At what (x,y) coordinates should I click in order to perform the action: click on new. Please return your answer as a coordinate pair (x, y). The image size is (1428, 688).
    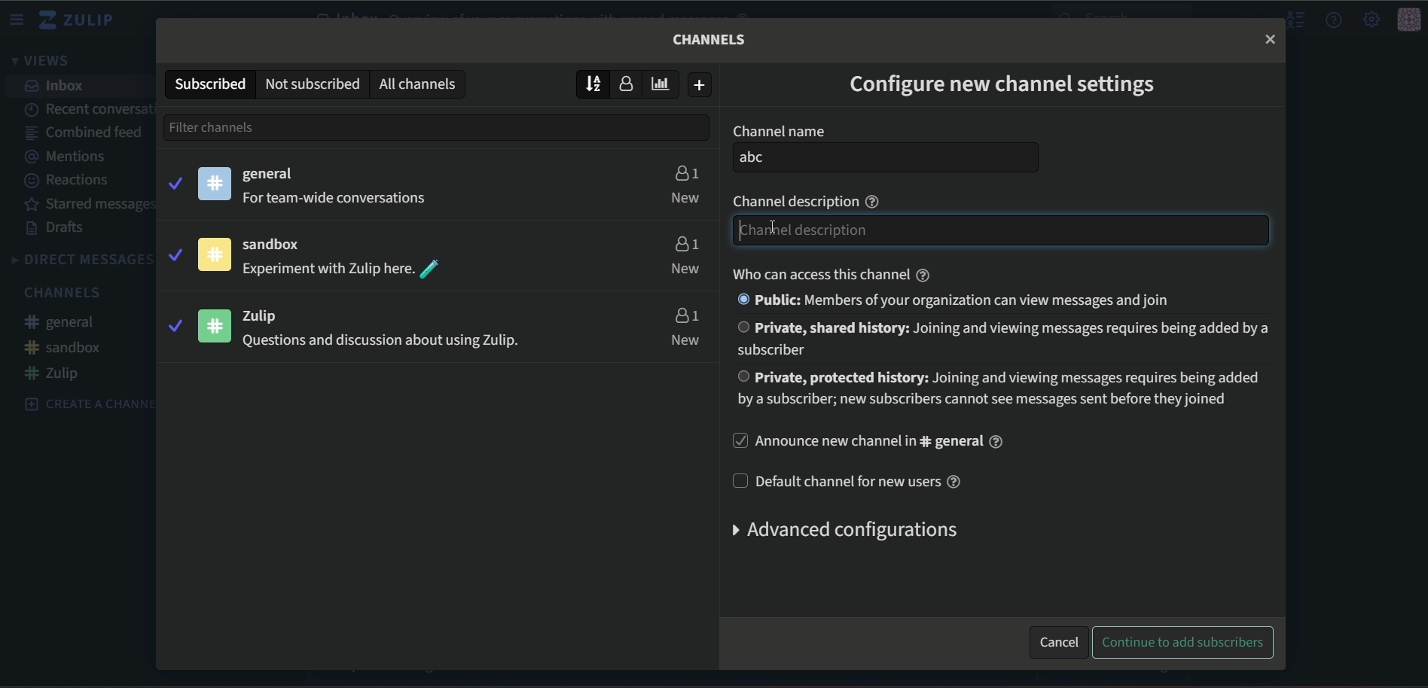
    Looking at the image, I should click on (685, 197).